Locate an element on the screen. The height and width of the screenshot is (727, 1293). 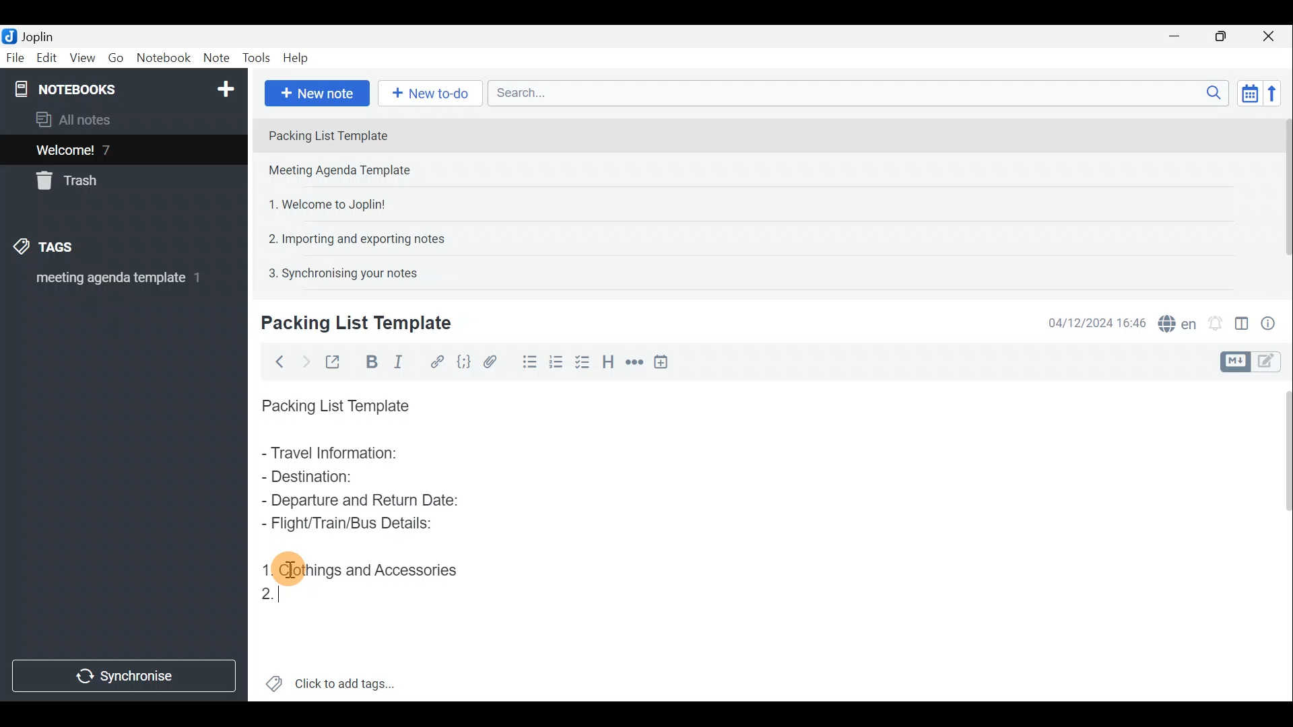
View is located at coordinates (84, 58).